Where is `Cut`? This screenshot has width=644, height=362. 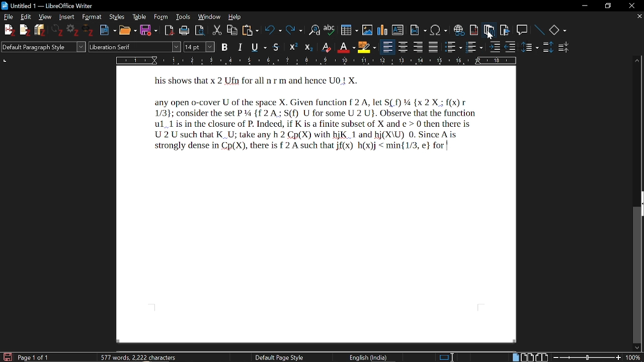
Cut is located at coordinates (216, 31).